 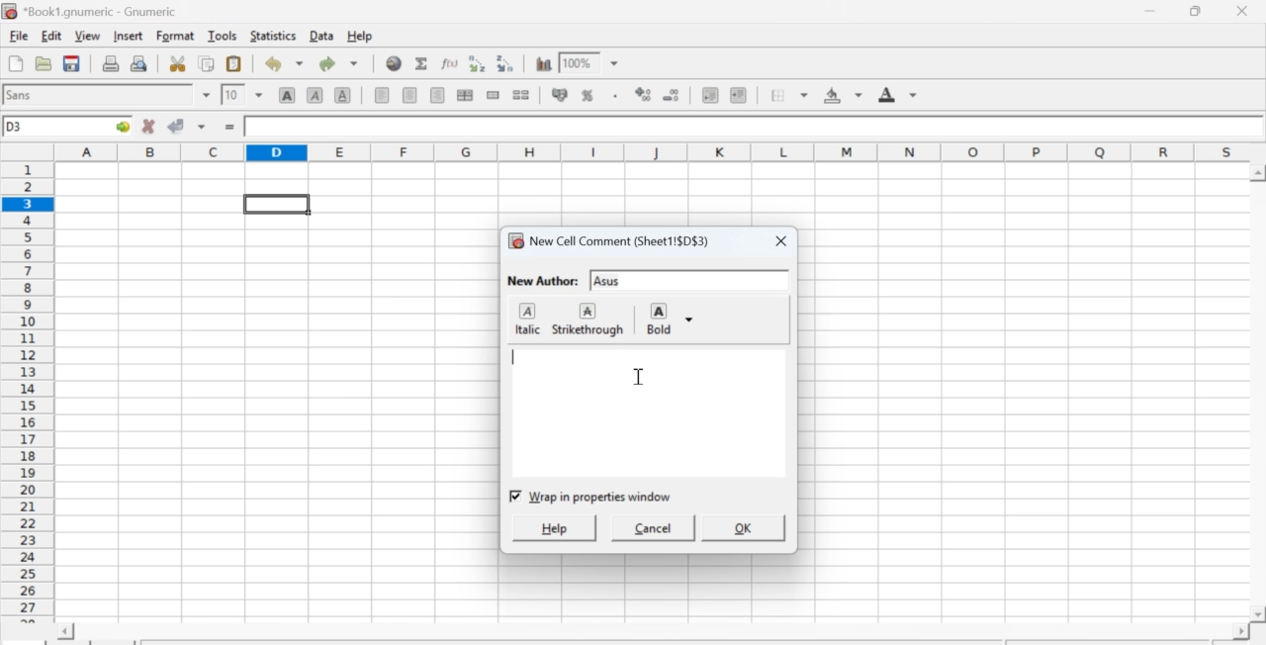 I want to click on Print preview, so click(x=142, y=63).